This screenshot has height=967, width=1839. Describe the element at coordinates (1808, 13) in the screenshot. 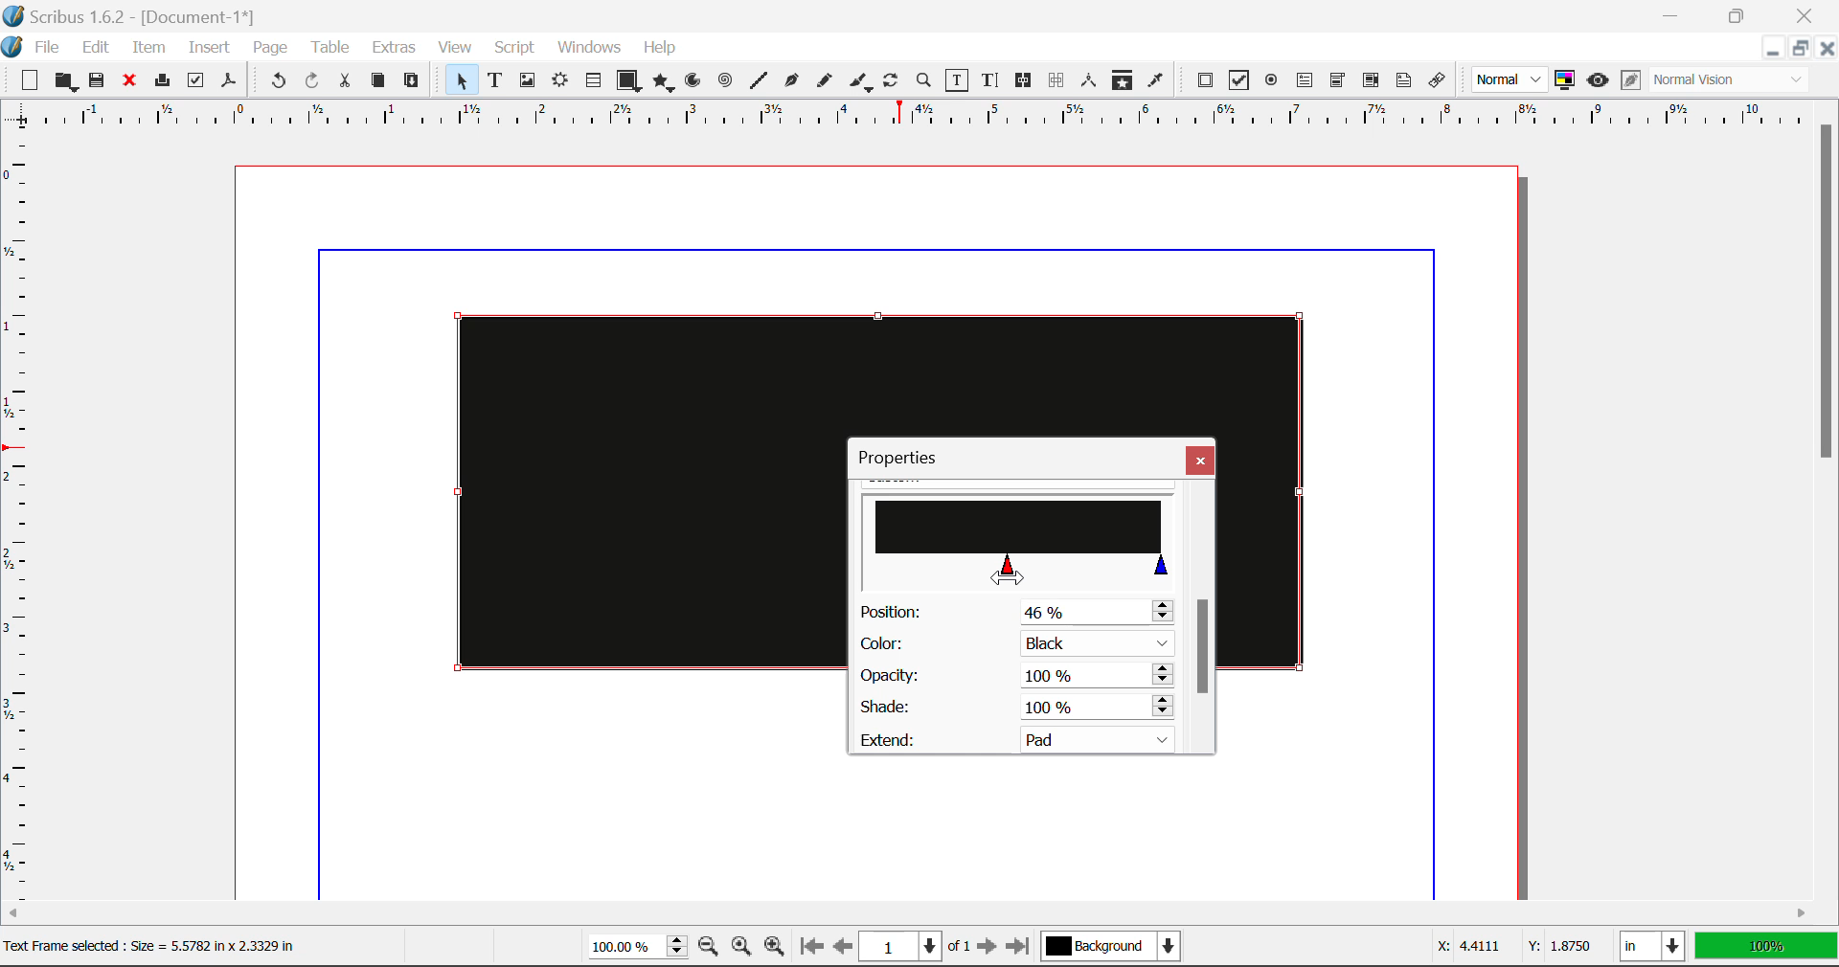

I see `Close` at that location.